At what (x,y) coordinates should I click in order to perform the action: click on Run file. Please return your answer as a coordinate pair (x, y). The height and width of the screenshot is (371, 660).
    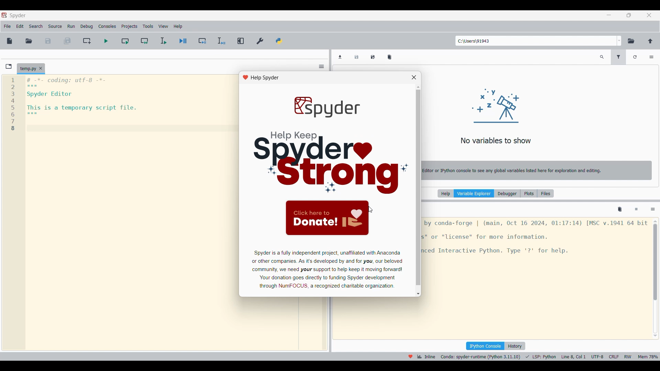
    Looking at the image, I should click on (106, 41).